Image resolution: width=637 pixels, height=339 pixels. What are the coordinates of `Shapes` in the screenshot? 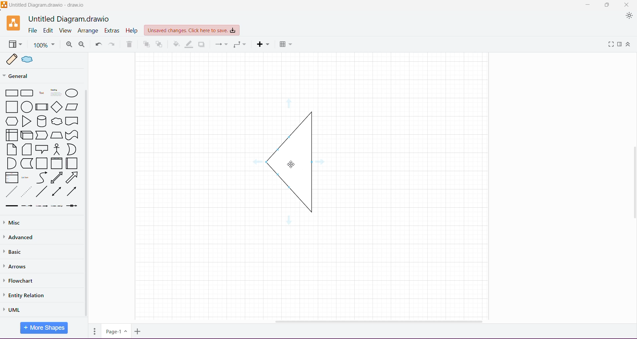 It's located at (42, 148).